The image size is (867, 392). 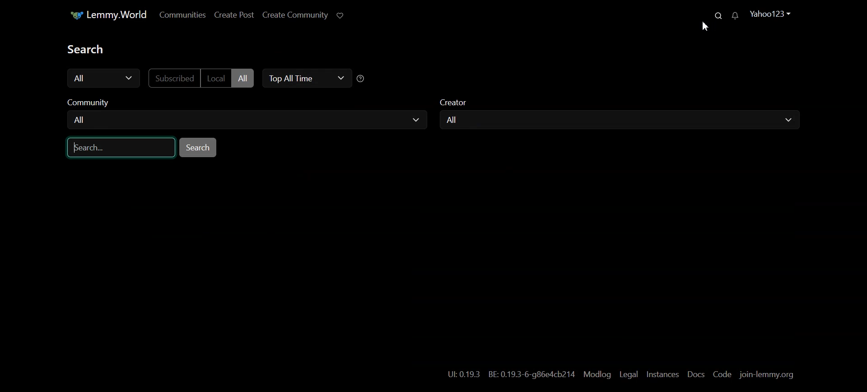 What do you see at coordinates (84, 48) in the screenshot?
I see `Text` at bounding box center [84, 48].